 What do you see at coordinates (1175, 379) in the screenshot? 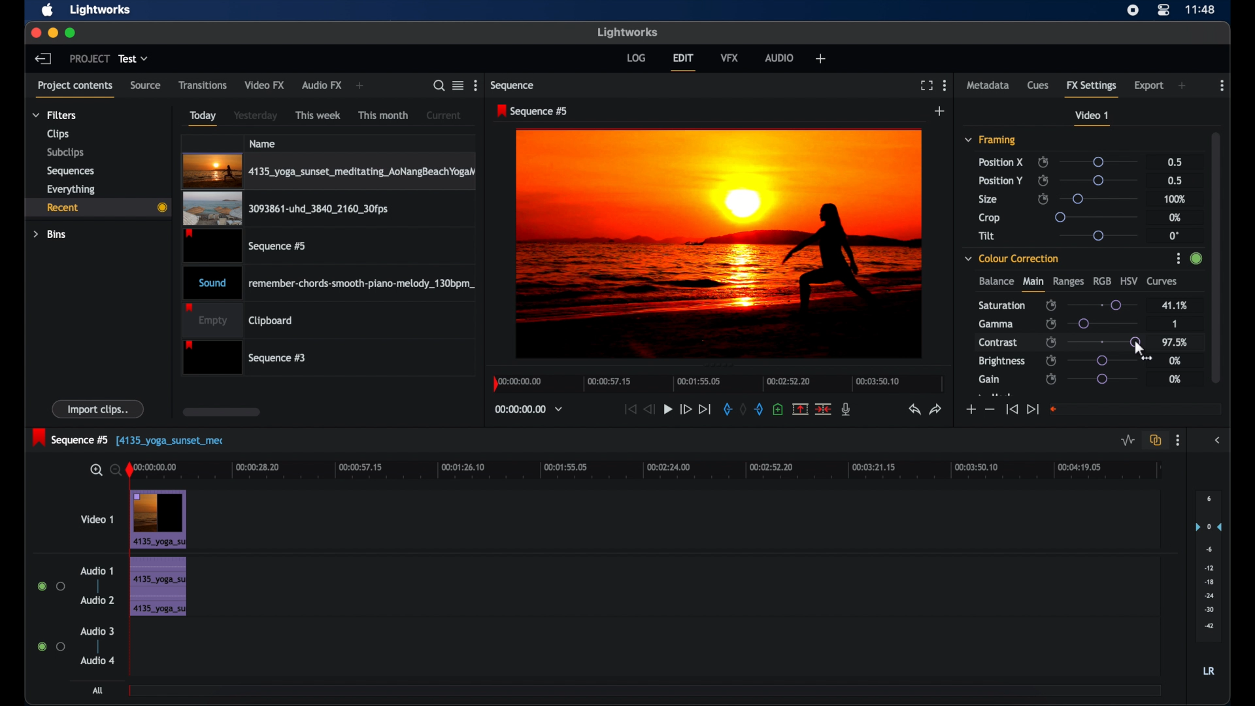
I see `0%` at bounding box center [1175, 379].